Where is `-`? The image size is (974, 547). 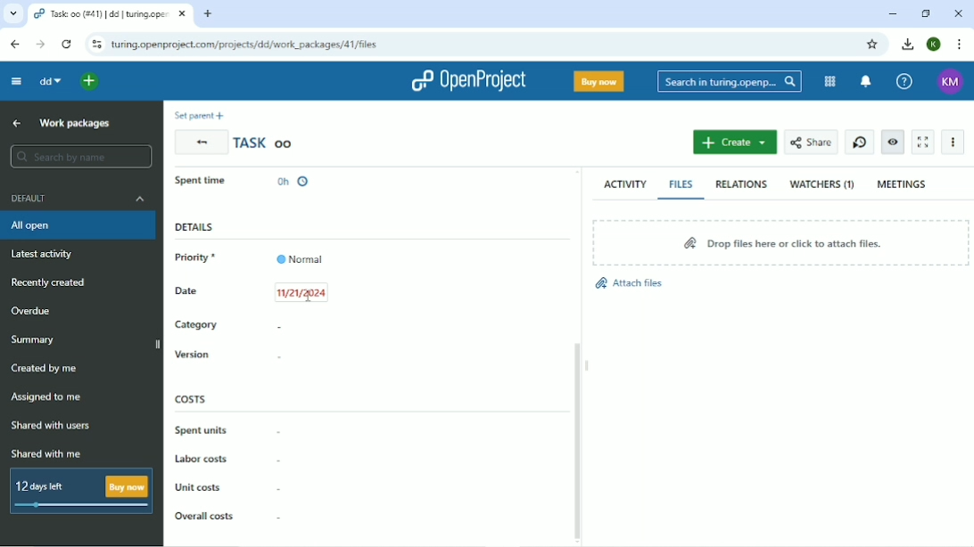 - is located at coordinates (279, 518).